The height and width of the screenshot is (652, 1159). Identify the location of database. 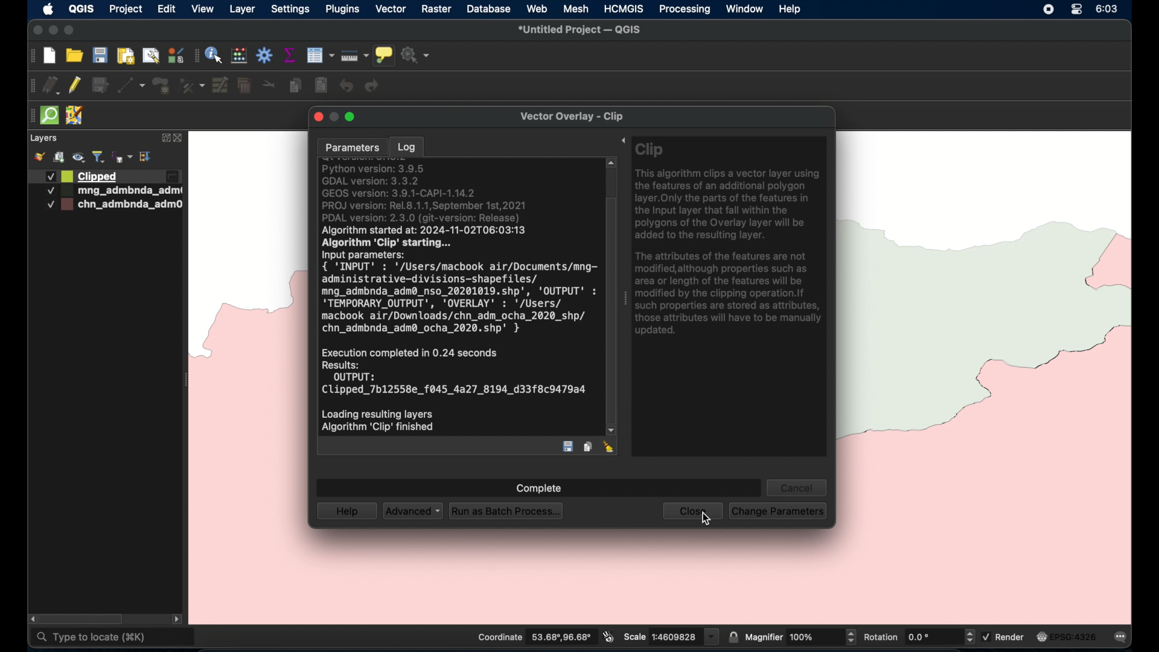
(487, 10).